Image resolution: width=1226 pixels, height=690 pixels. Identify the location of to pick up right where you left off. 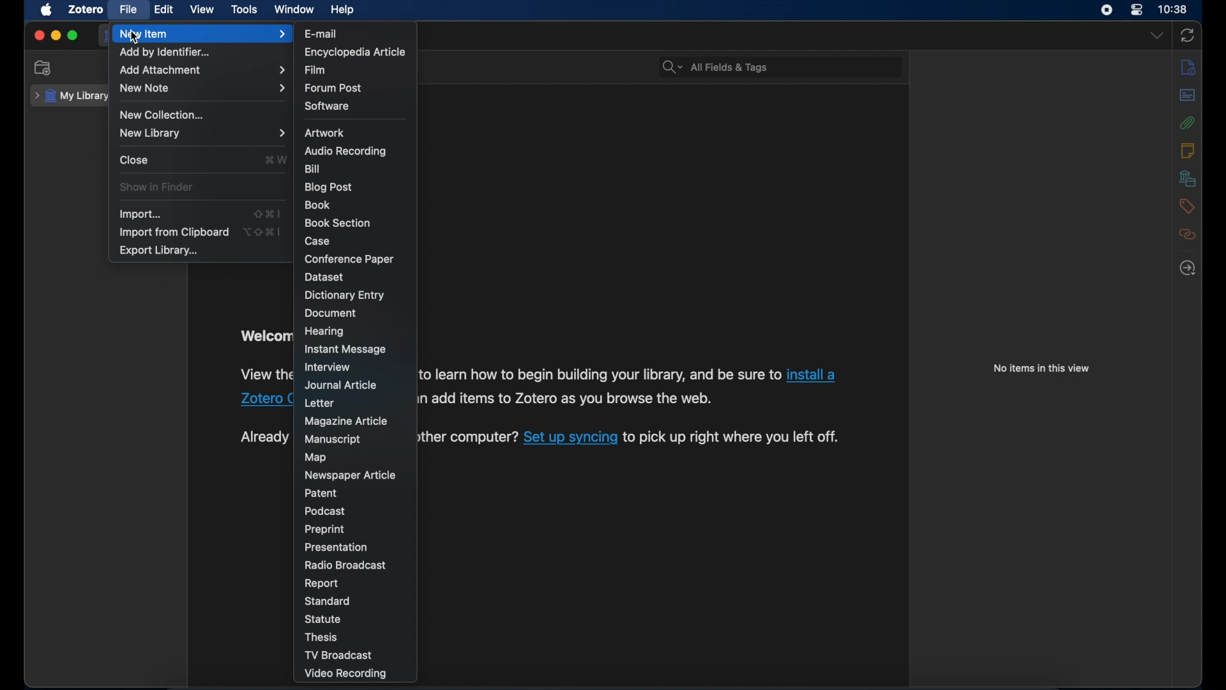
(734, 438).